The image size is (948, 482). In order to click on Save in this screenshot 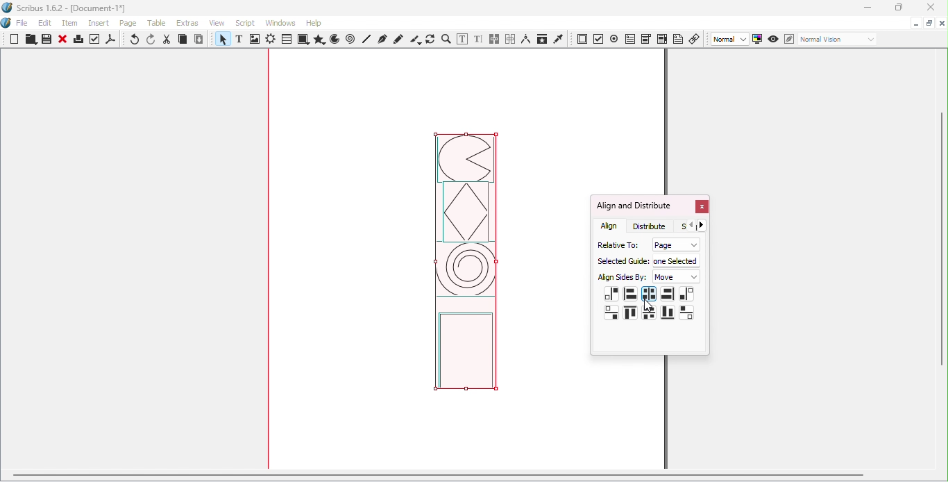, I will do `click(45, 40)`.